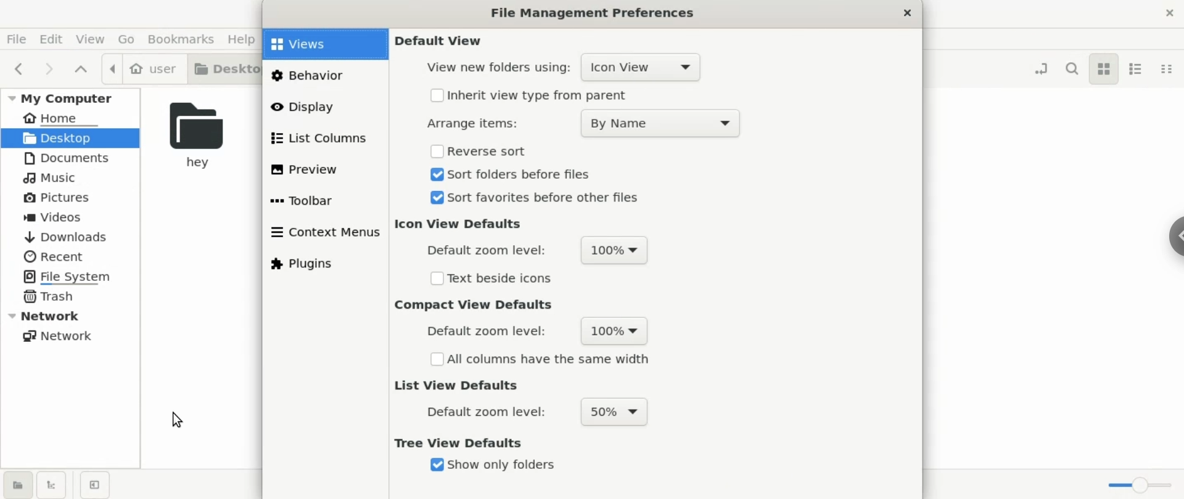  What do you see at coordinates (498, 68) in the screenshot?
I see `view new folder using ` at bounding box center [498, 68].